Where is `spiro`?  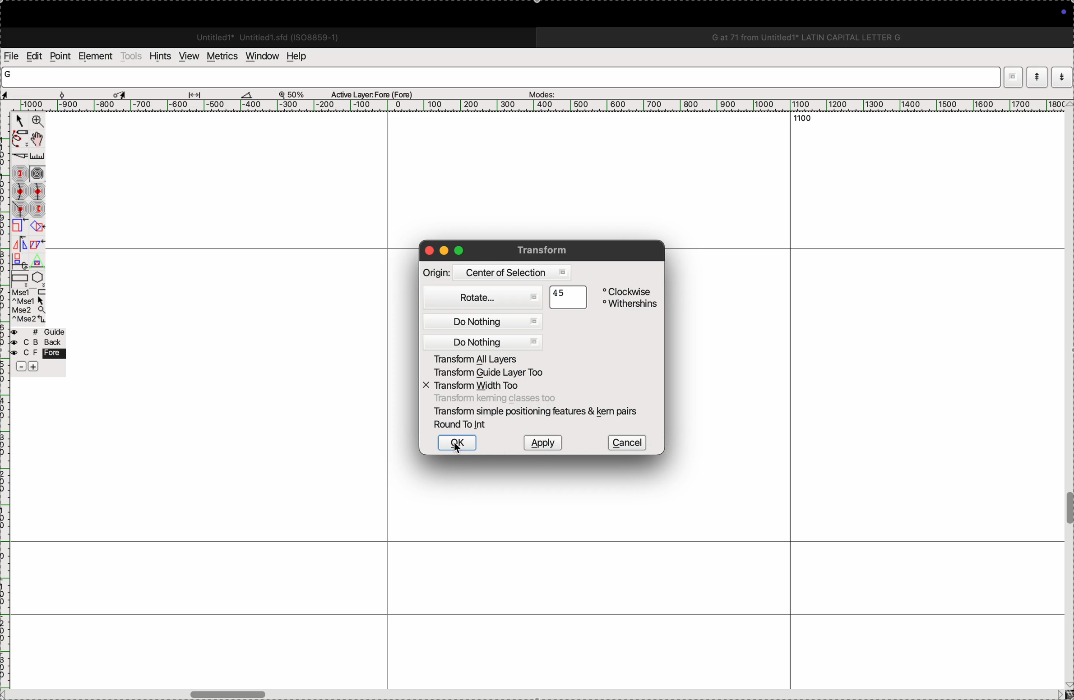 spiro is located at coordinates (37, 173).